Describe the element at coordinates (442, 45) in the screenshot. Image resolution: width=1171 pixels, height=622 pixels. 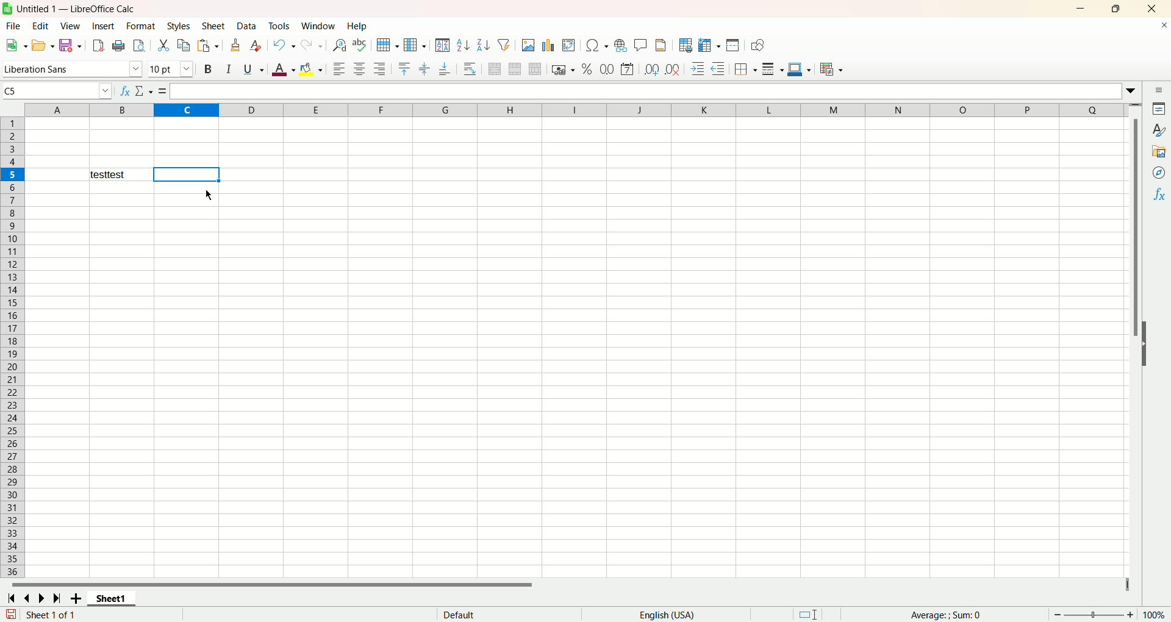
I see `sort` at that location.